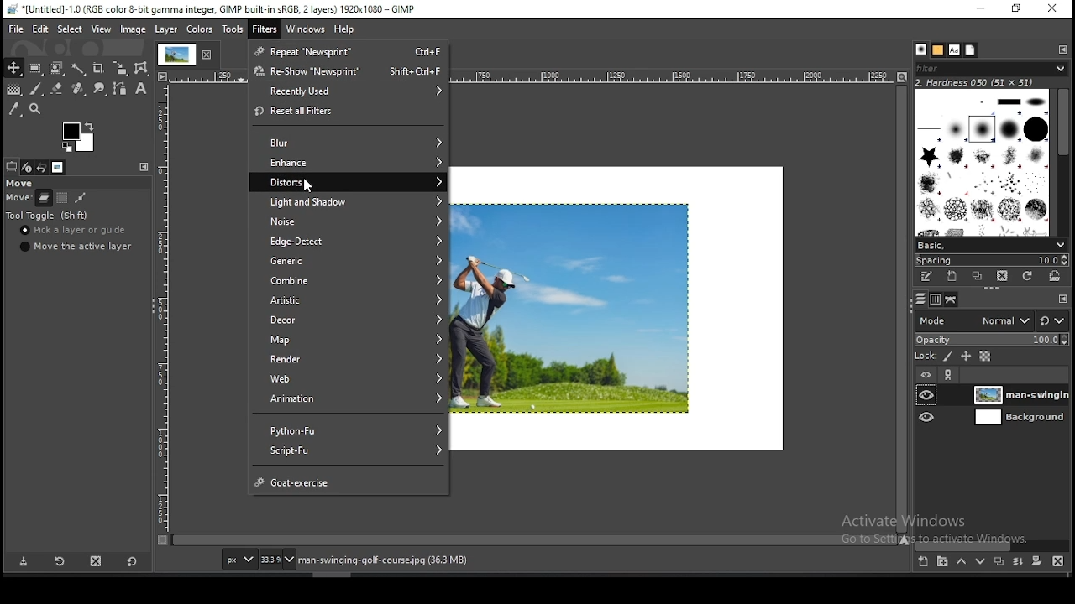  What do you see at coordinates (952, 277) in the screenshot?
I see `create a new brush` at bounding box center [952, 277].